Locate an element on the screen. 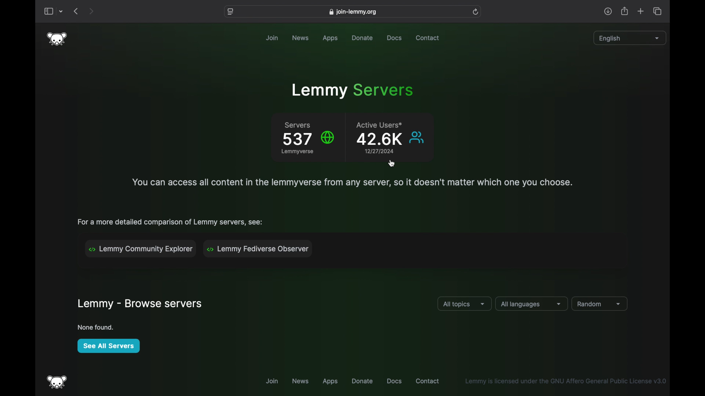  lemmy servers is located at coordinates (352, 91).